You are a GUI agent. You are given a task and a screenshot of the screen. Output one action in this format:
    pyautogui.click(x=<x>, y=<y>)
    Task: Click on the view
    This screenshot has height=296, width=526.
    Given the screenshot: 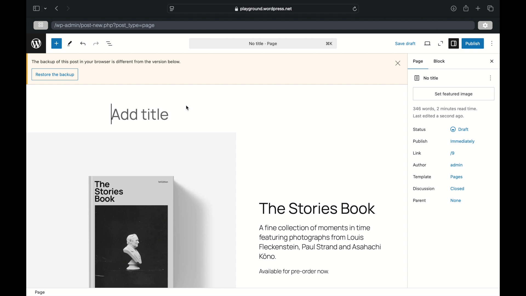 What is the action you would take?
    pyautogui.click(x=428, y=44)
    